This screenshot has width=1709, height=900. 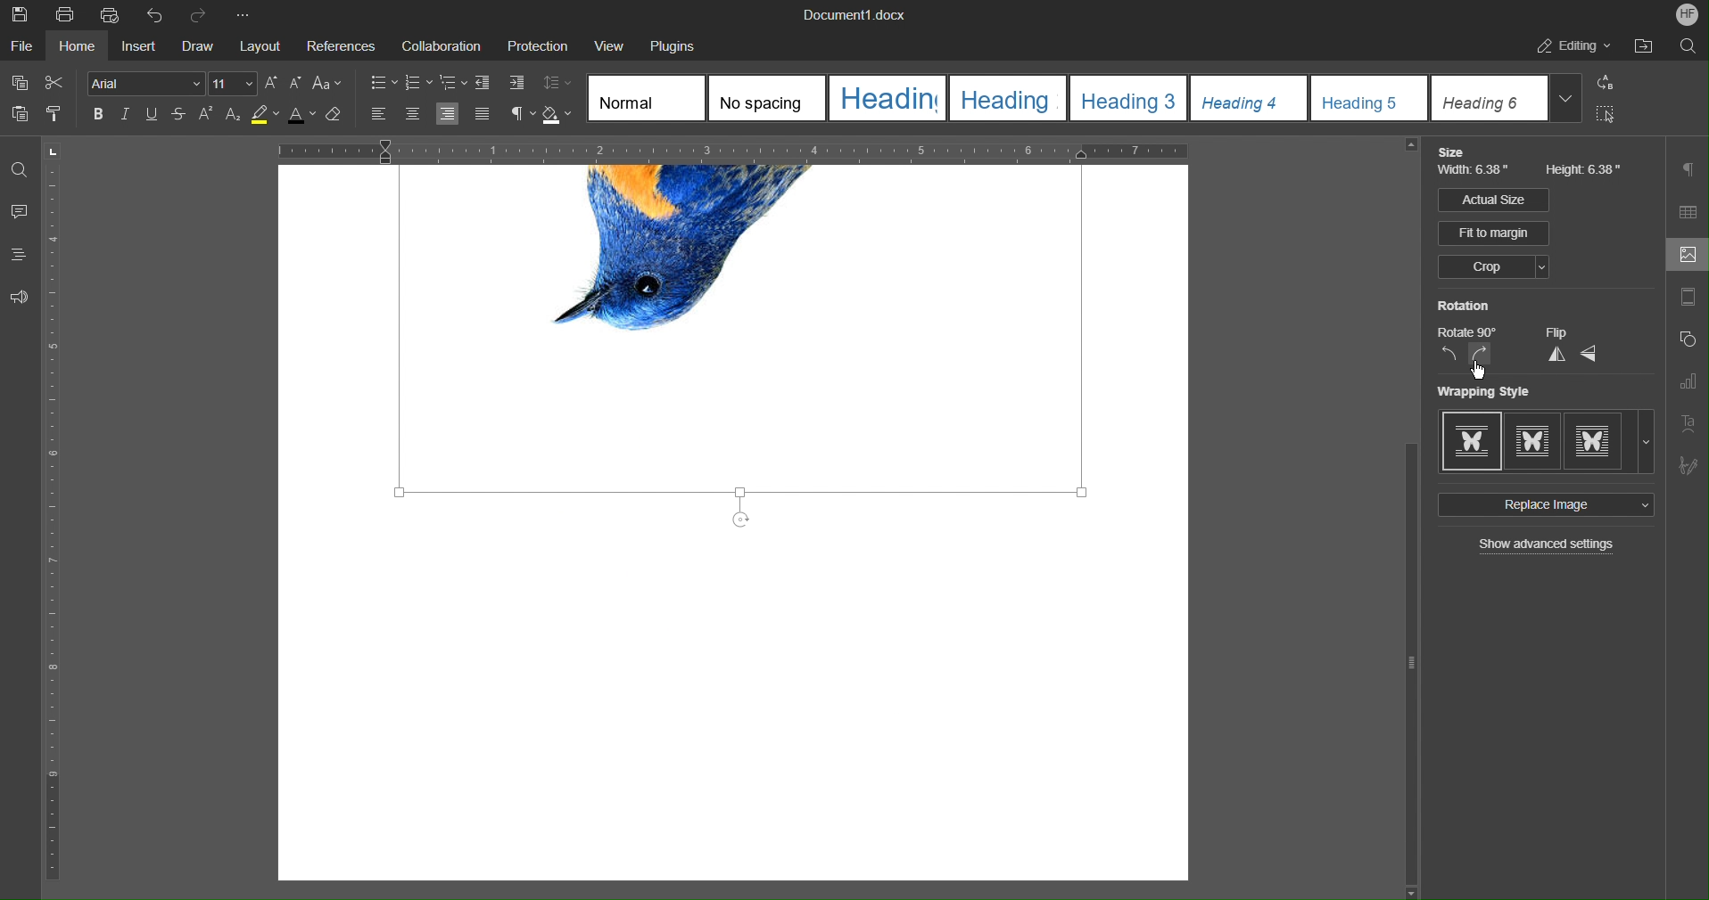 I want to click on Strikethrough, so click(x=179, y=116).